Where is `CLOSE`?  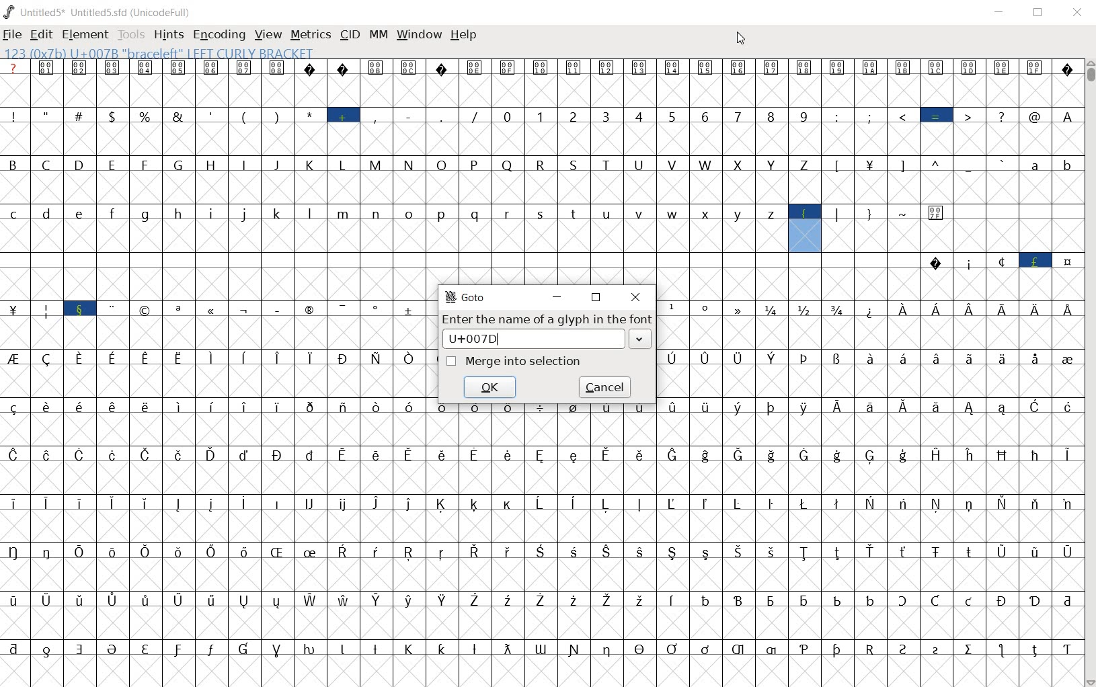 CLOSE is located at coordinates (636, 296).